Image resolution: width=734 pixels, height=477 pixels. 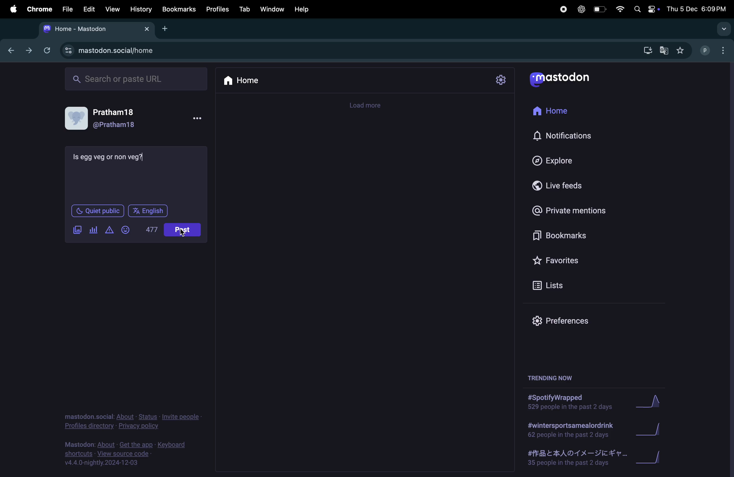 What do you see at coordinates (109, 157) in the screenshot?
I see `questions` at bounding box center [109, 157].